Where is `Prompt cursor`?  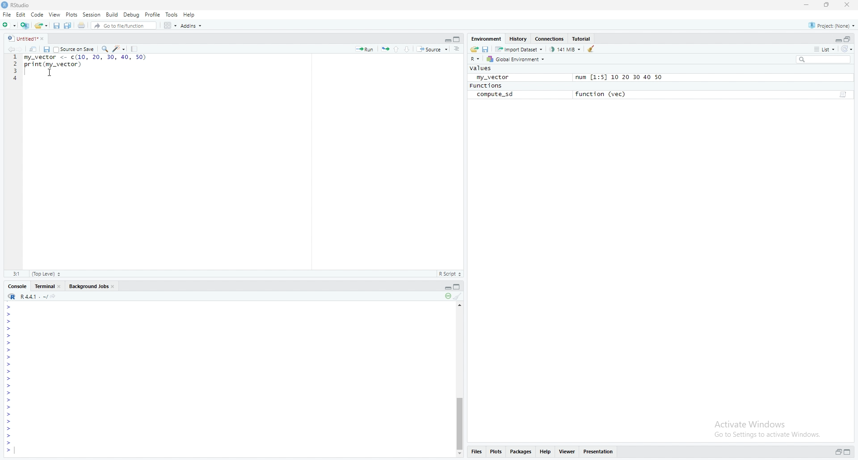
Prompt cursor is located at coordinates (10, 408).